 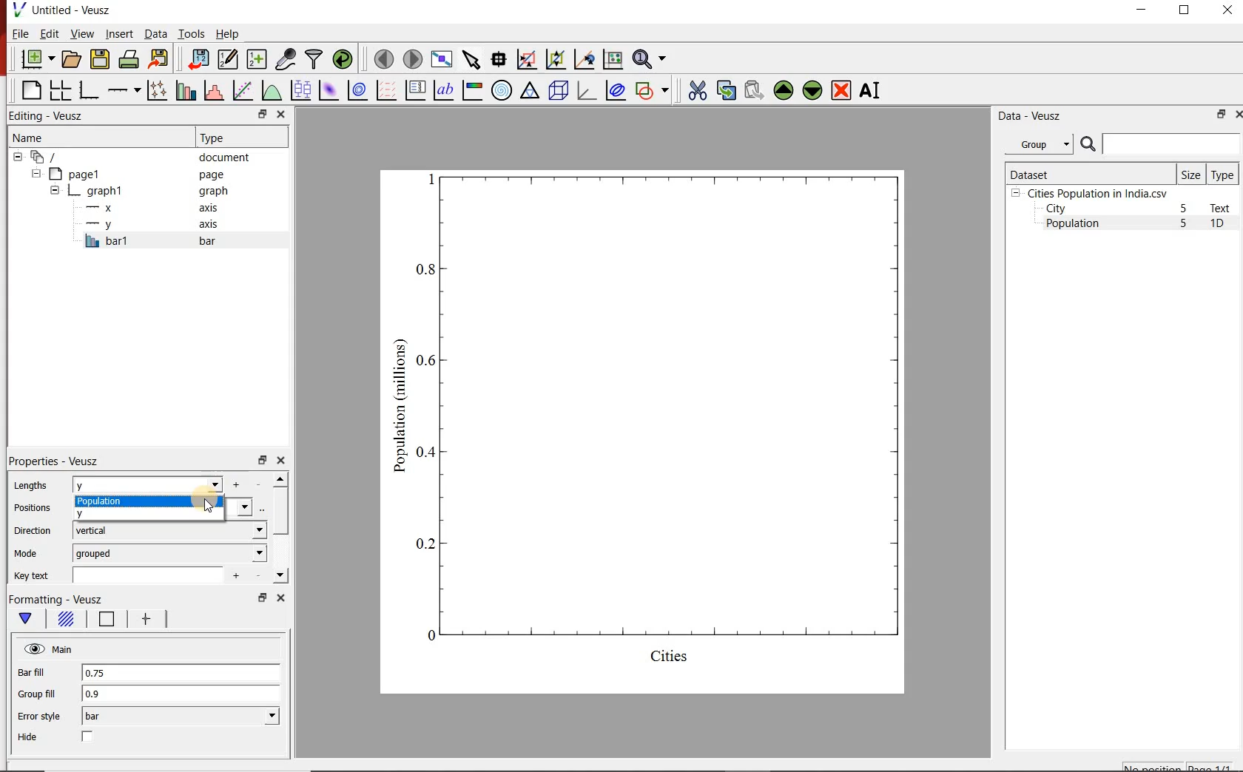 I want to click on 3d graph, so click(x=585, y=90).